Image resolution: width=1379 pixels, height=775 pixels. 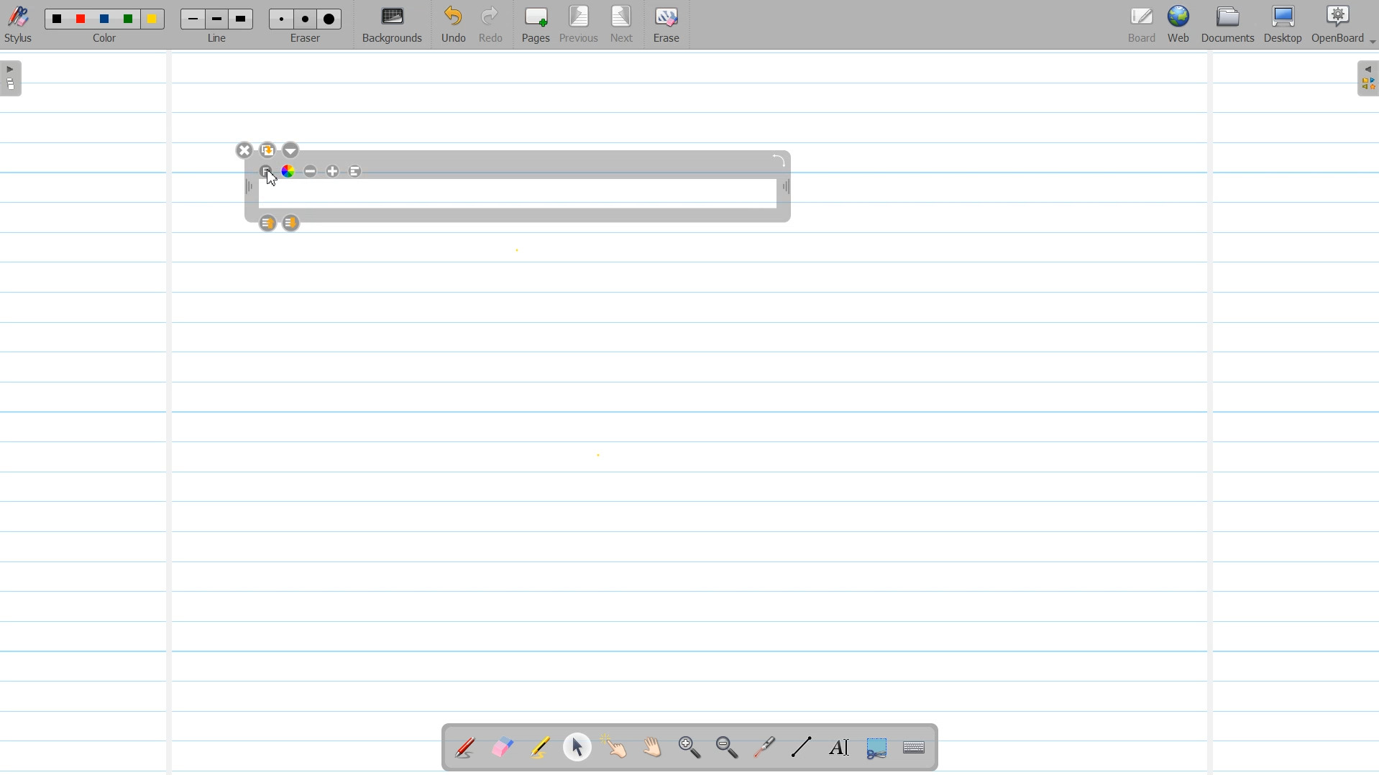 I want to click on Web, so click(x=1180, y=25).